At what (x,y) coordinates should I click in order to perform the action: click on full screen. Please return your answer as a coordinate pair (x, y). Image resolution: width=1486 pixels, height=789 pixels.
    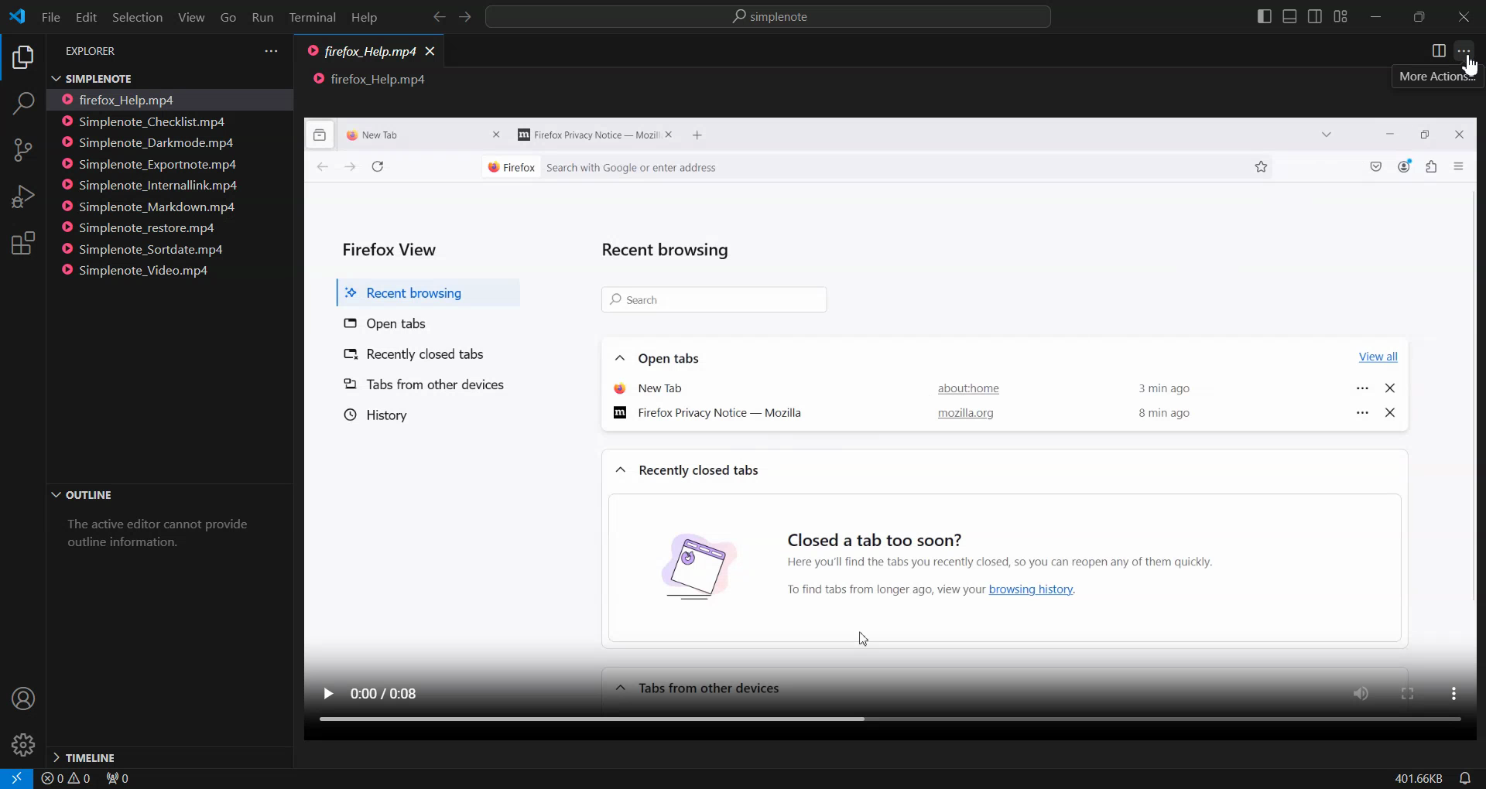
    Looking at the image, I should click on (1409, 692).